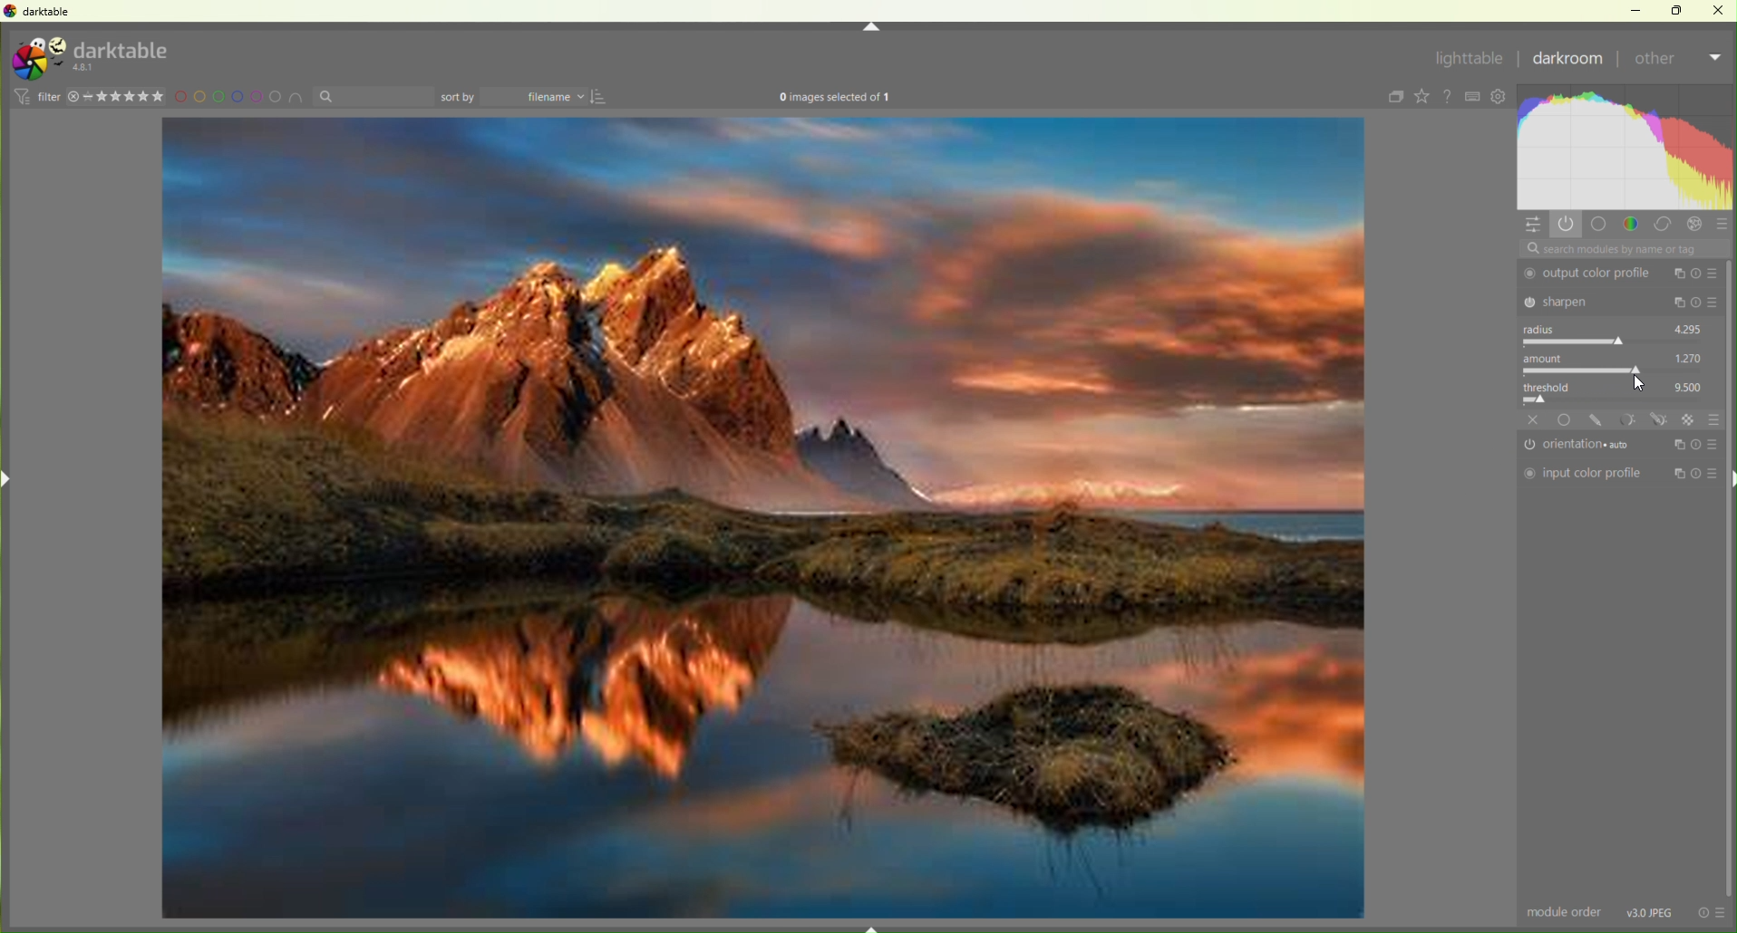 The image size is (1737, 933). What do you see at coordinates (539, 98) in the screenshot?
I see `filename` at bounding box center [539, 98].